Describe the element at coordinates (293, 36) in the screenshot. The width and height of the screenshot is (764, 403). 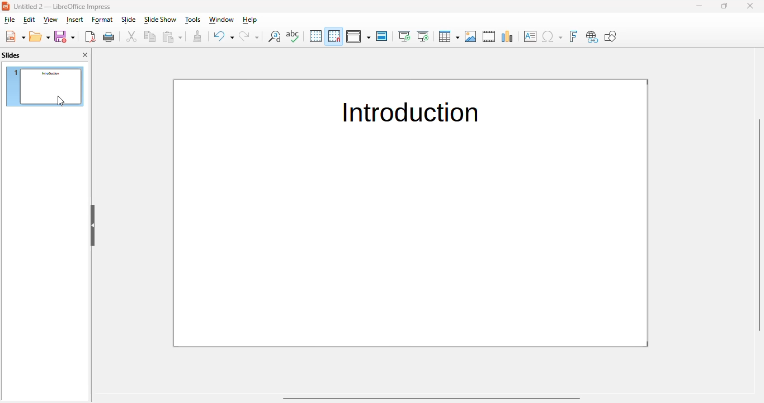
I see `spelling` at that location.